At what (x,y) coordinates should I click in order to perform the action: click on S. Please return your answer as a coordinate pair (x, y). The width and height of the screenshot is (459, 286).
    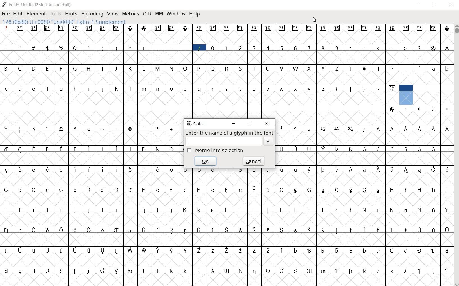
    Looking at the image, I should click on (241, 69).